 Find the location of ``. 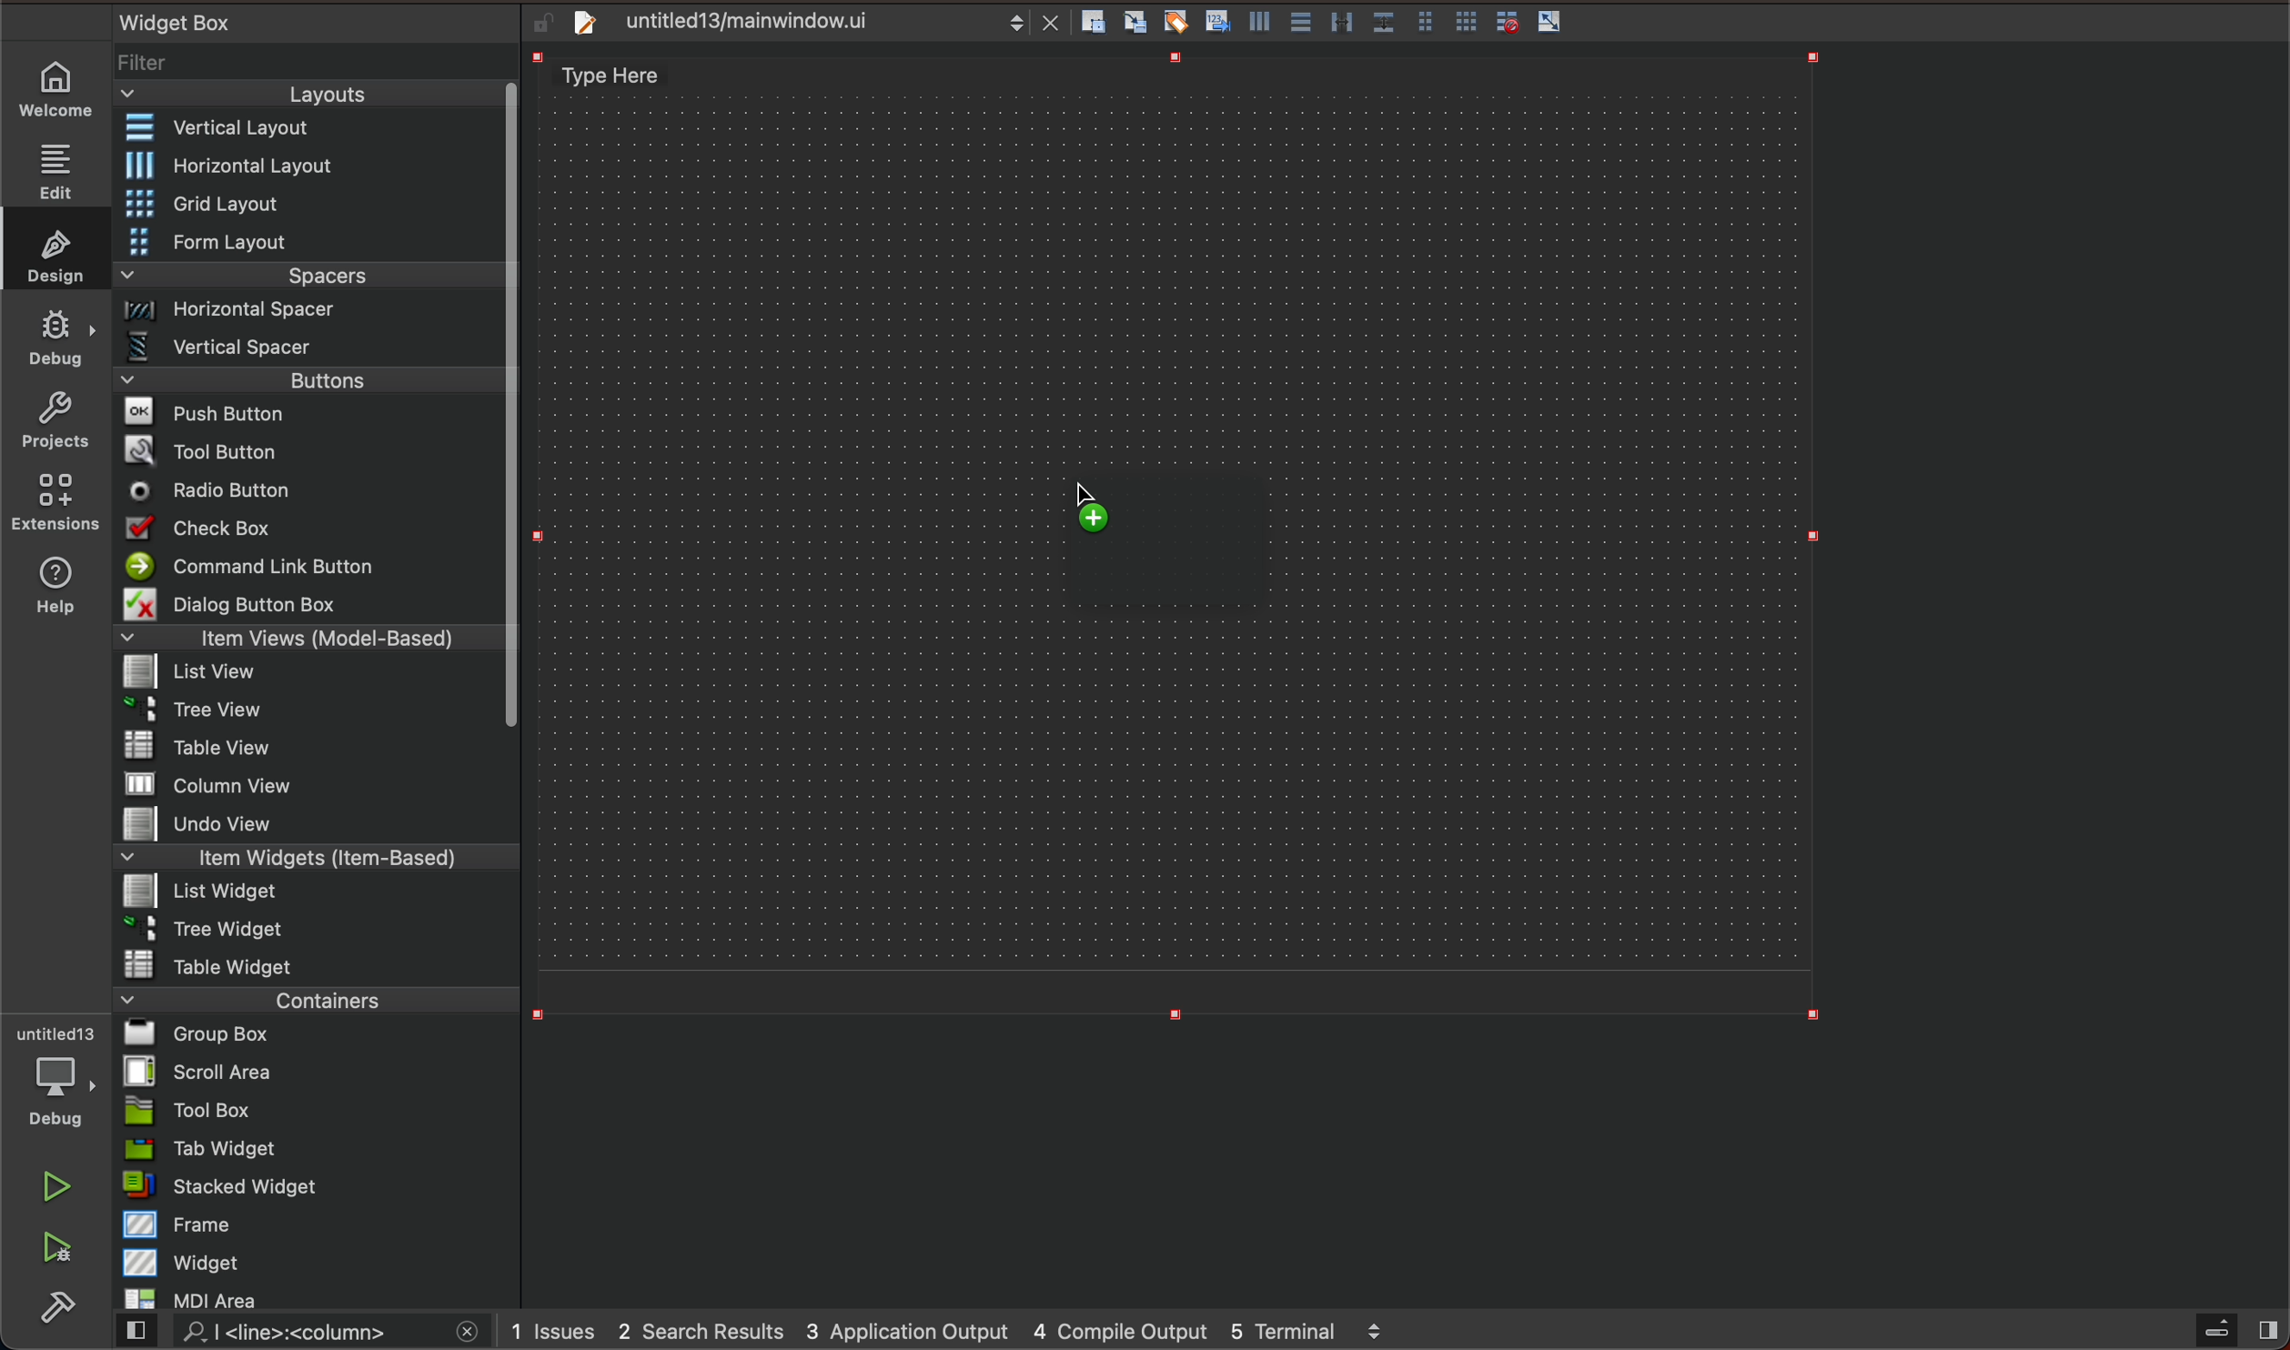

 is located at coordinates (1507, 23).